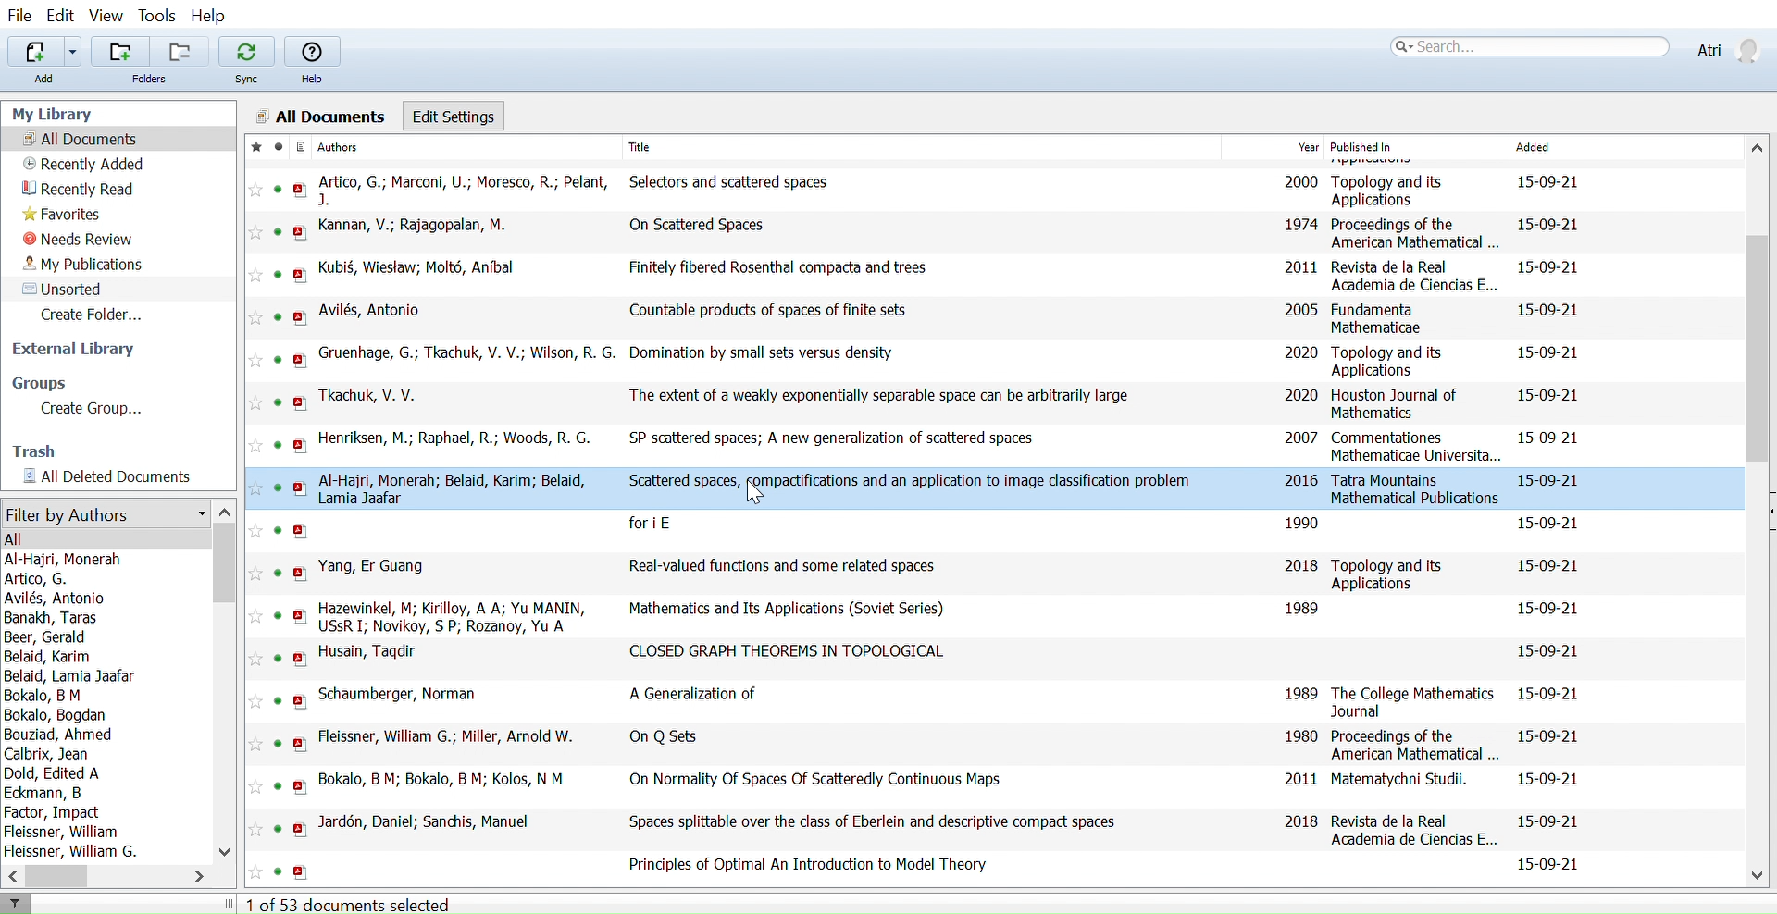  I want to click on ~ Domination by small sets versus density, so click(767, 352).